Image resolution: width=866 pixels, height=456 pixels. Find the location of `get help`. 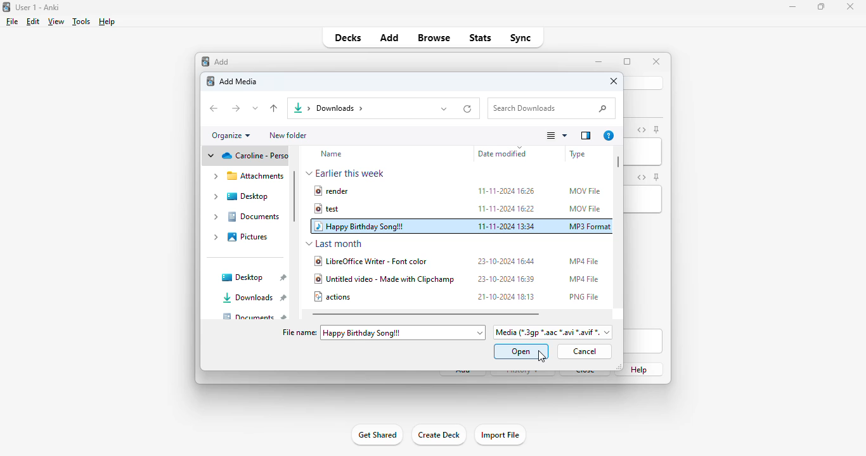

get help is located at coordinates (609, 136).